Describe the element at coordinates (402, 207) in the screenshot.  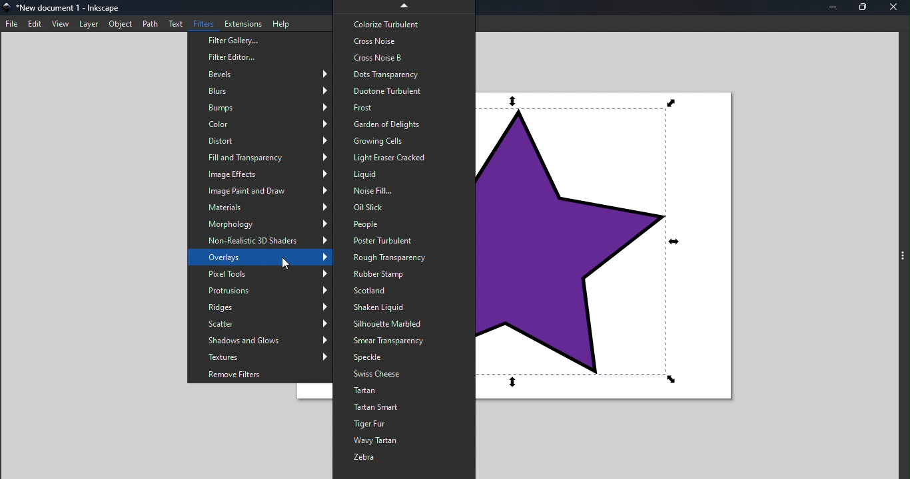
I see `Oil slick` at that location.